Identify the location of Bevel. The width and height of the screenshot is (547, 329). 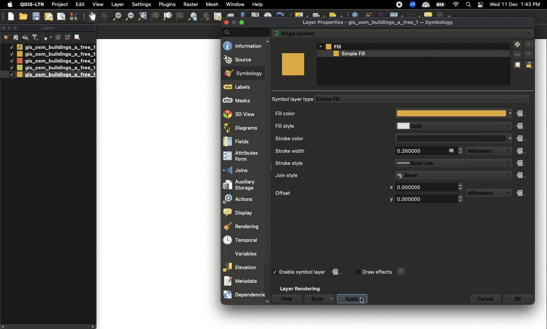
(448, 175).